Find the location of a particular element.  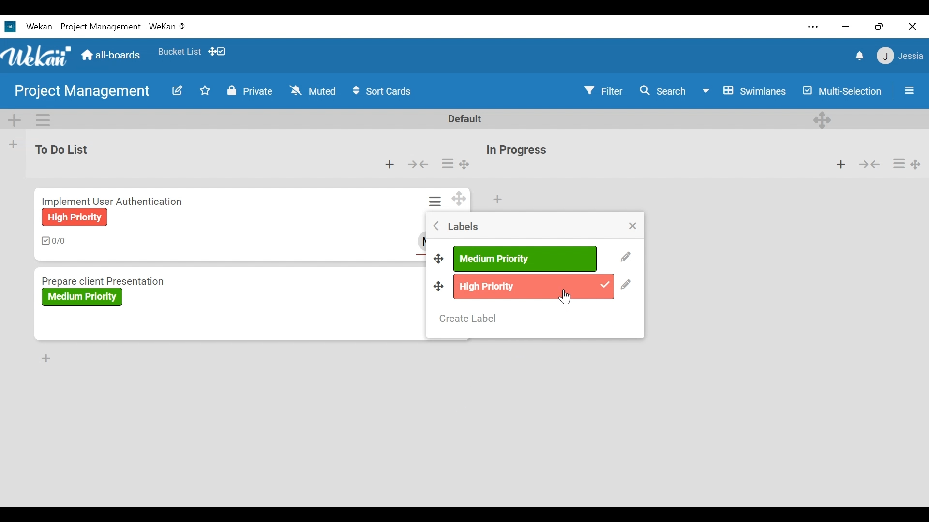

Create label is located at coordinates (468, 319).